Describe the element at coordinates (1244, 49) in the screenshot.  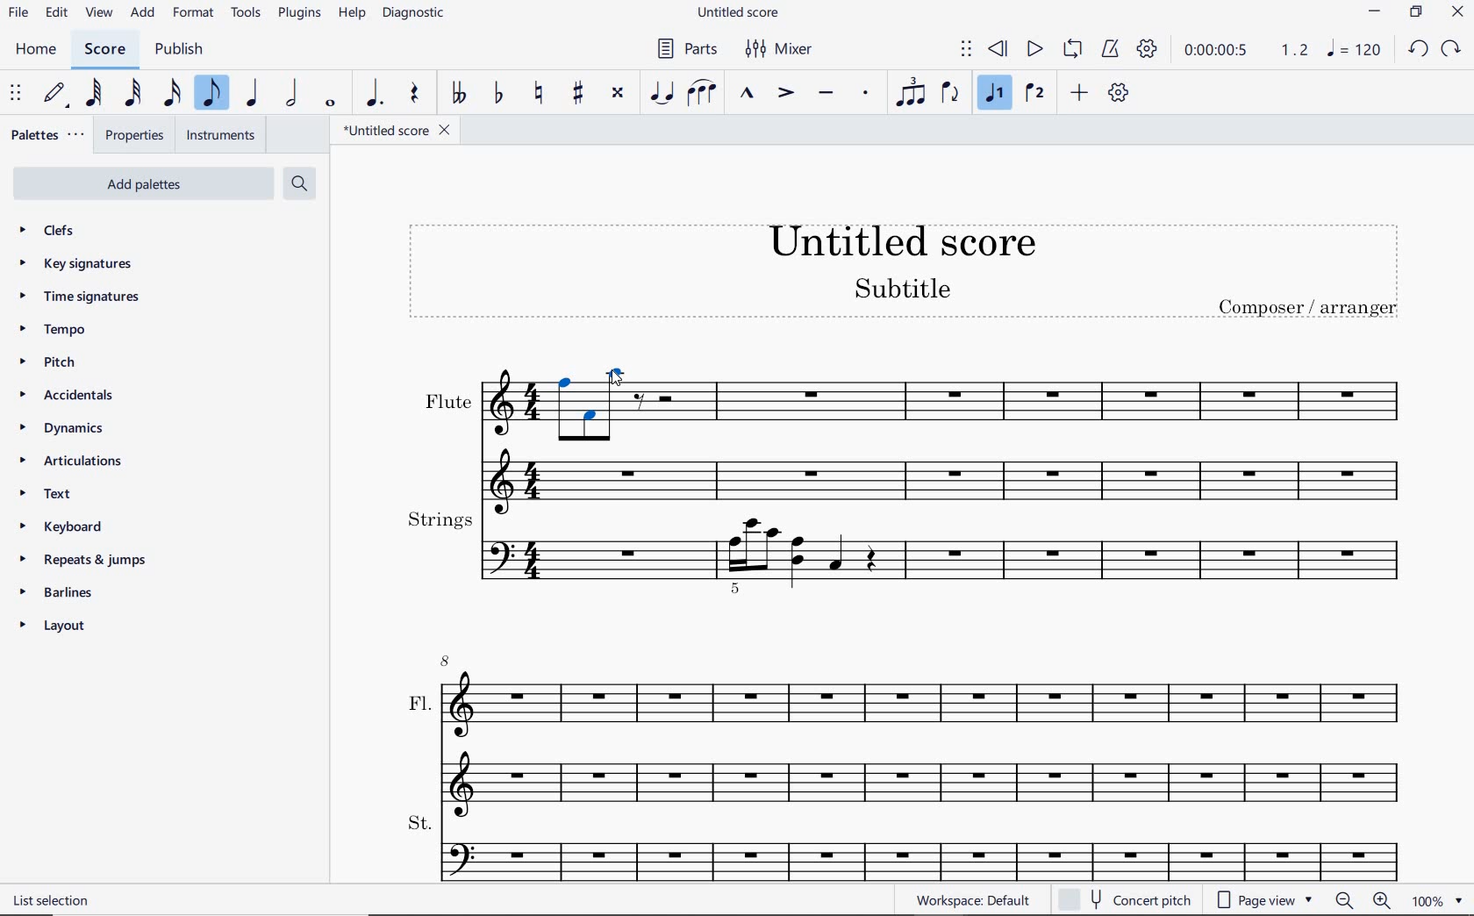
I see `PLAY TIME` at that location.